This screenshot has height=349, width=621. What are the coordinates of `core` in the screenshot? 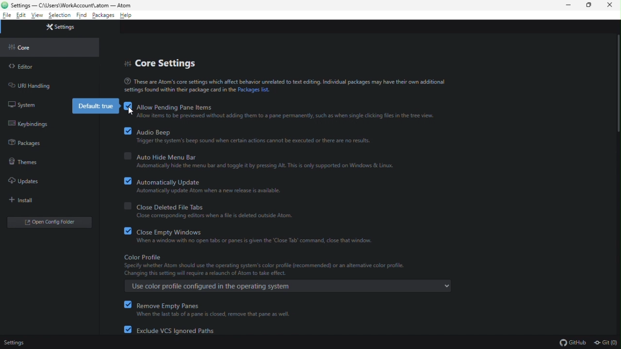 It's located at (28, 48).